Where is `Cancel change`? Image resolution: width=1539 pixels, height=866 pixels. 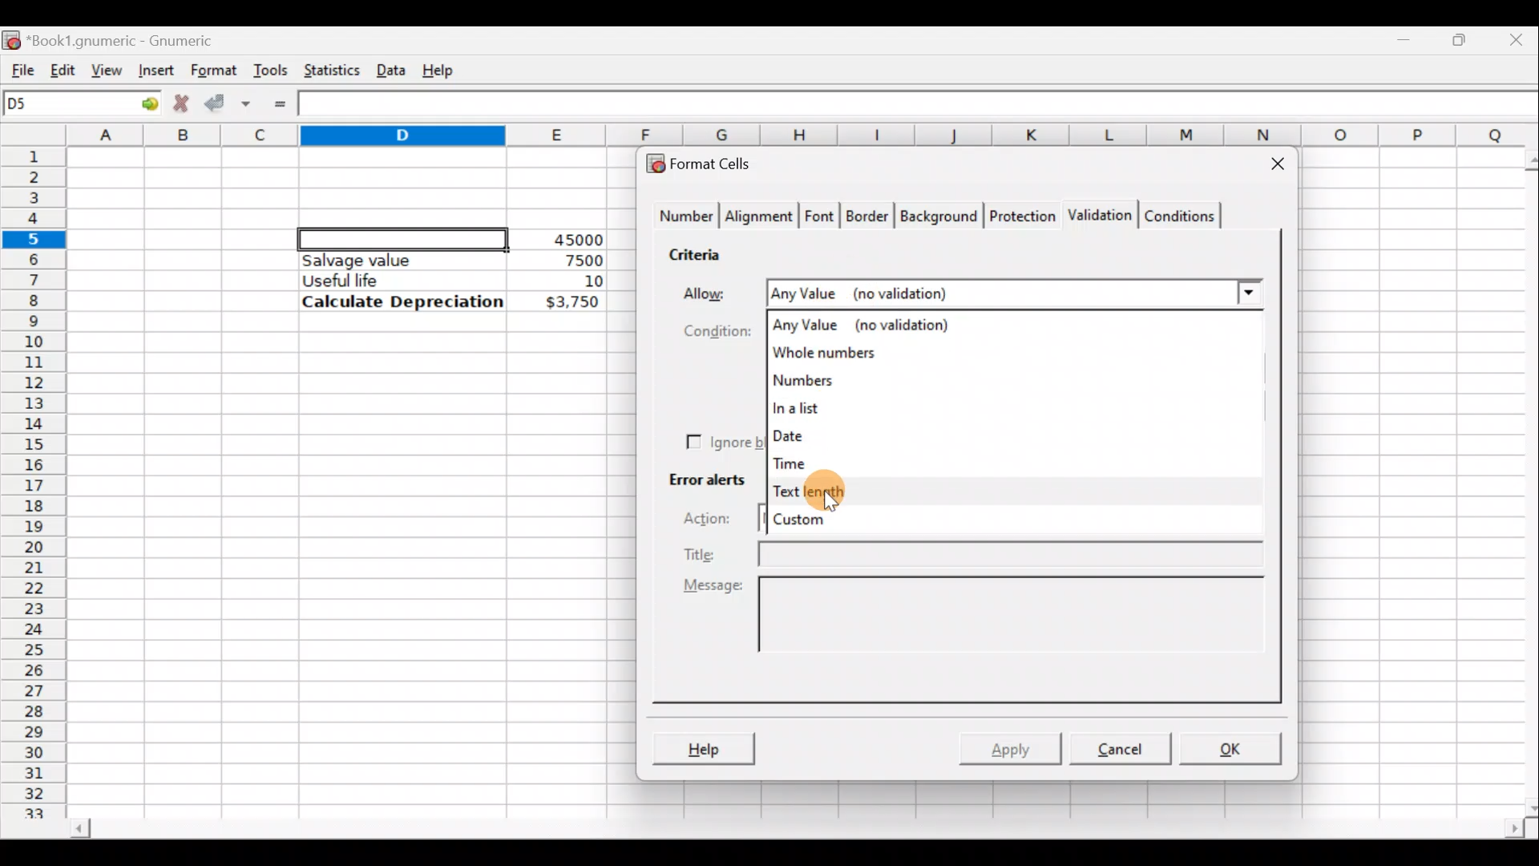
Cancel change is located at coordinates (180, 101).